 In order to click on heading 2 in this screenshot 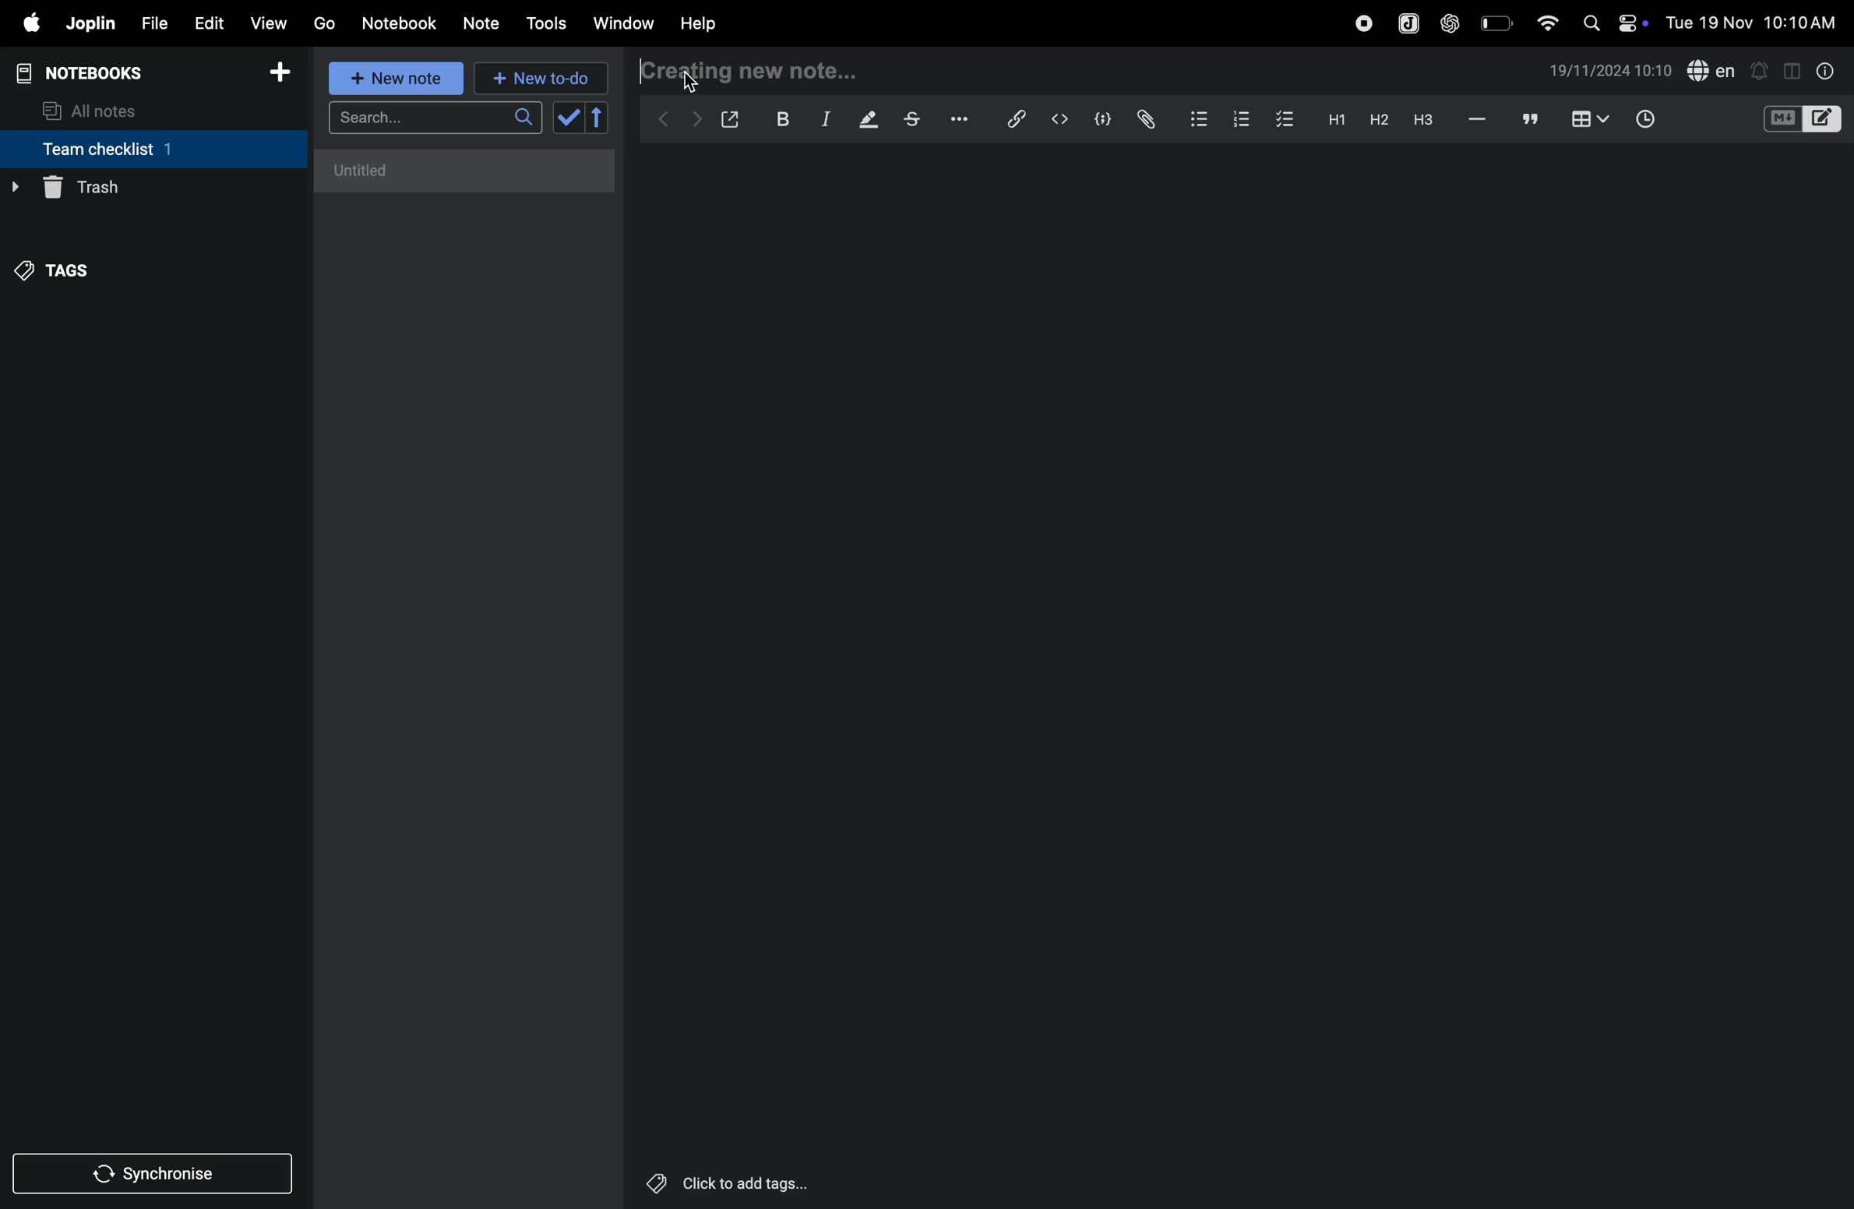, I will do `click(1333, 118)`.